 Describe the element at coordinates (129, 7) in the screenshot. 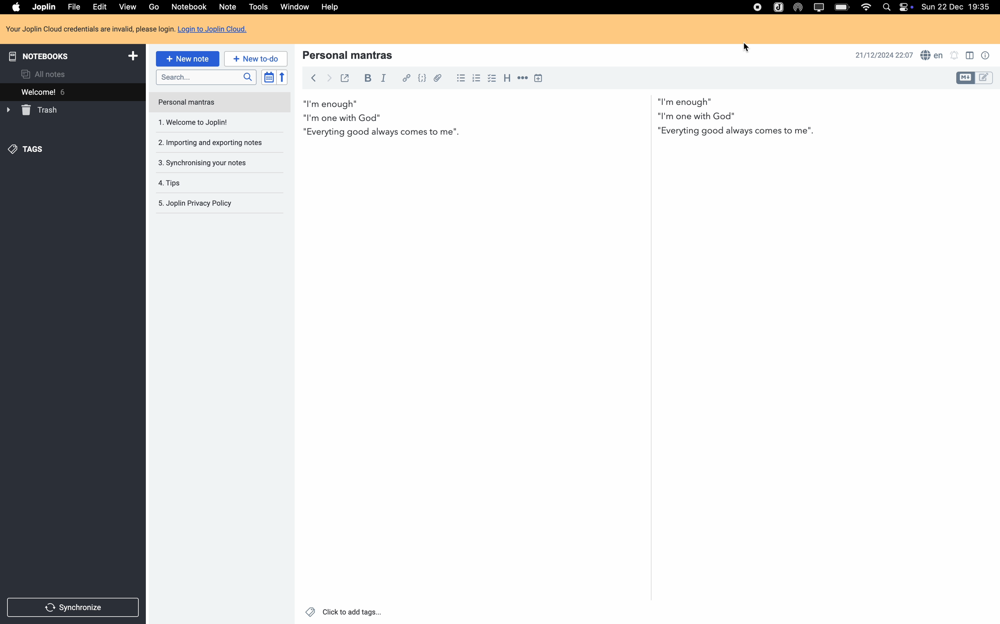

I see `view` at that location.